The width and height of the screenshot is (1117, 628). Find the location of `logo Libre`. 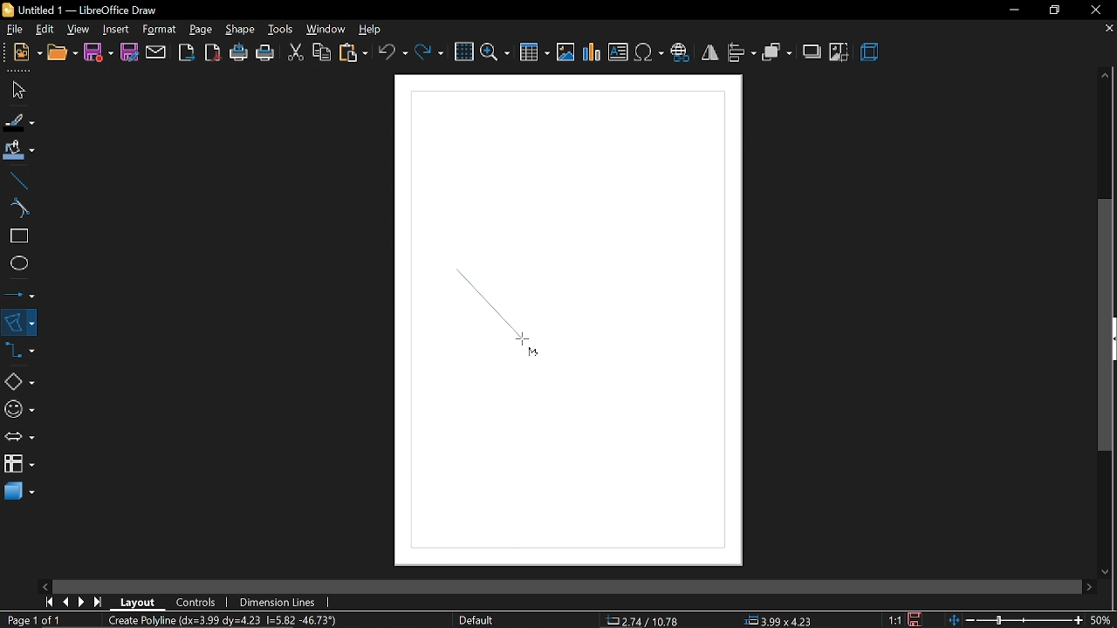

logo Libre is located at coordinates (10, 10).